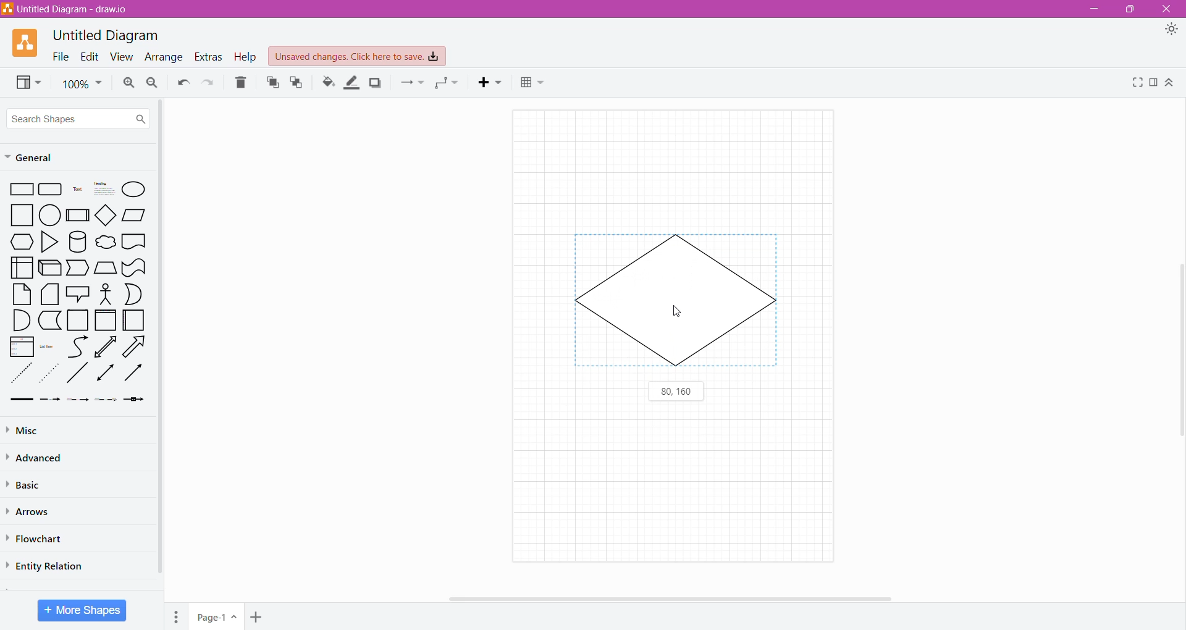 This screenshot has height=630, width=1186. What do you see at coordinates (1171, 83) in the screenshot?
I see `Expand/Collapse` at bounding box center [1171, 83].